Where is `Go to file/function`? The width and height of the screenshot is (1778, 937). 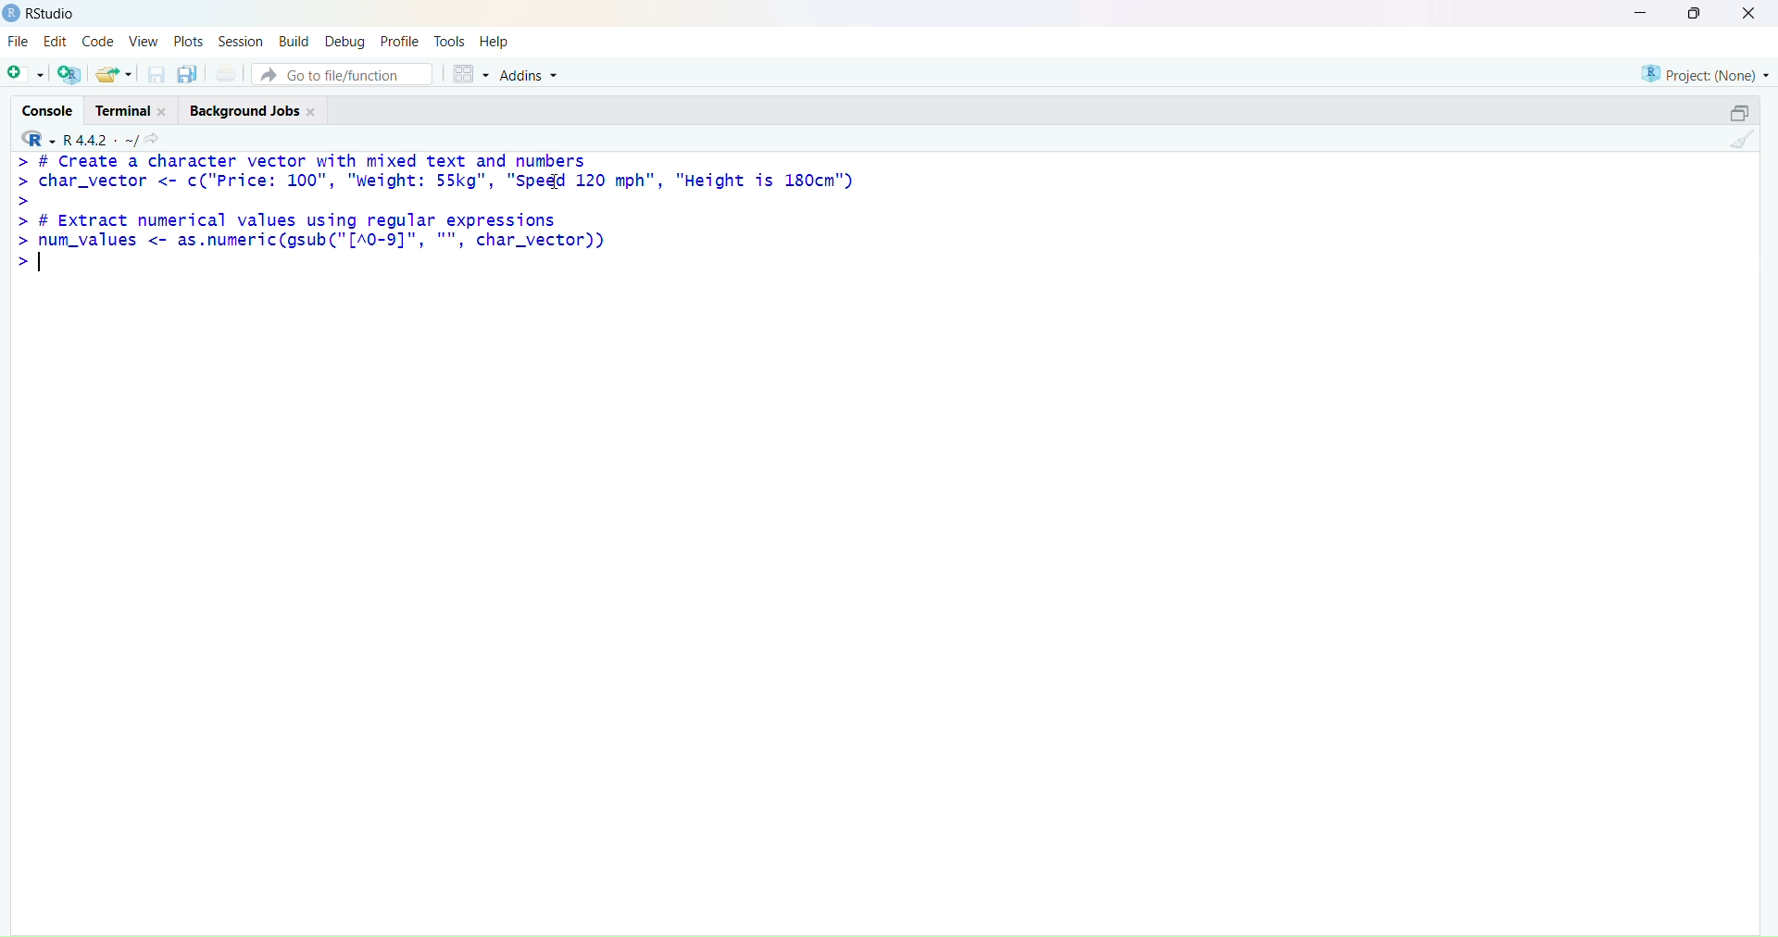 Go to file/function is located at coordinates (344, 74).